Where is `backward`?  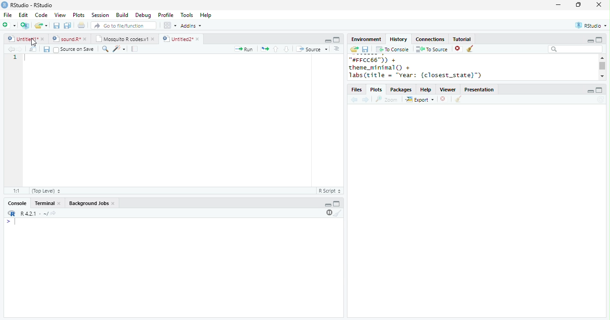 backward is located at coordinates (11, 49).